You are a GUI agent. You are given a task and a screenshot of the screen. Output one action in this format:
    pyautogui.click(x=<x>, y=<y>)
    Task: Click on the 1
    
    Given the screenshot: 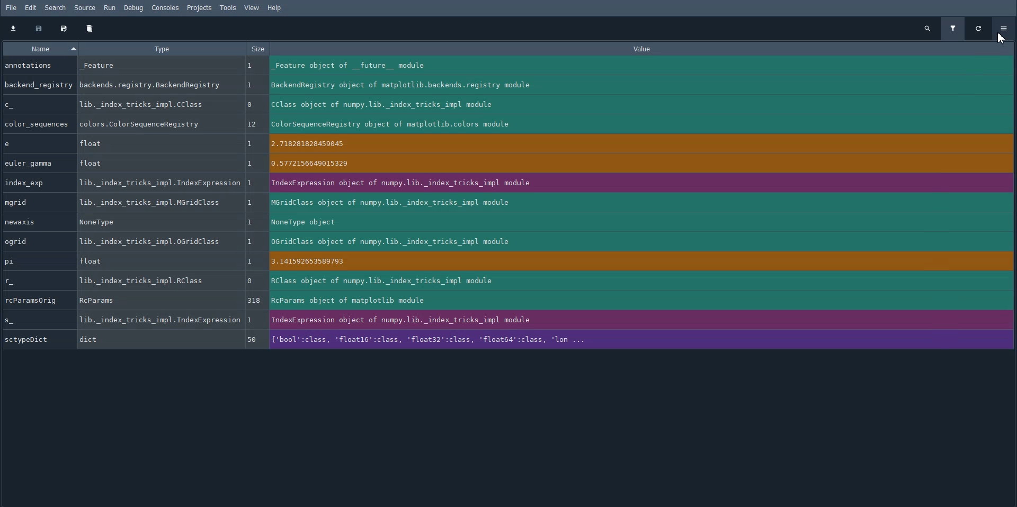 What is the action you would take?
    pyautogui.click(x=253, y=185)
    